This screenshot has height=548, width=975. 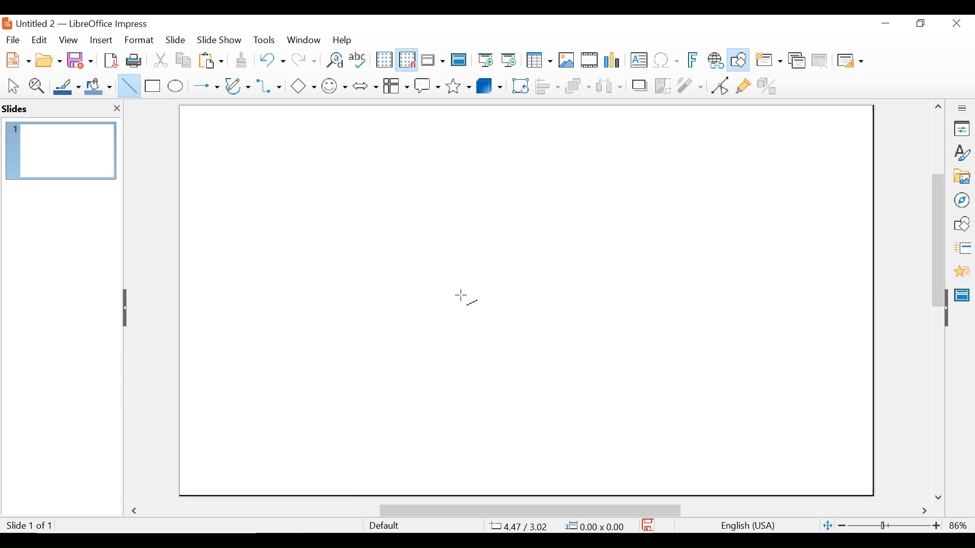 What do you see at coordinates (28, 525) in the screenshot?
I see `Slide 1 of 1` at bounding box center [28, 525].